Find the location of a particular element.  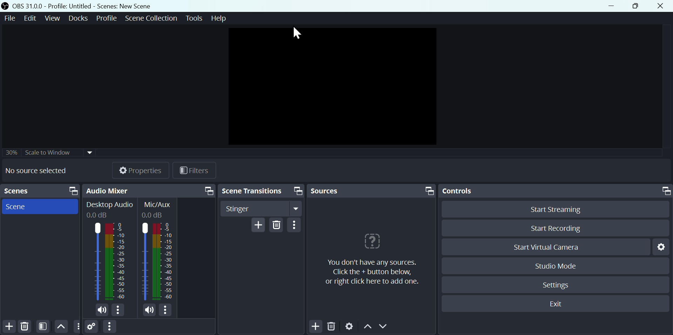

more option is located at coordinates (77, 327).